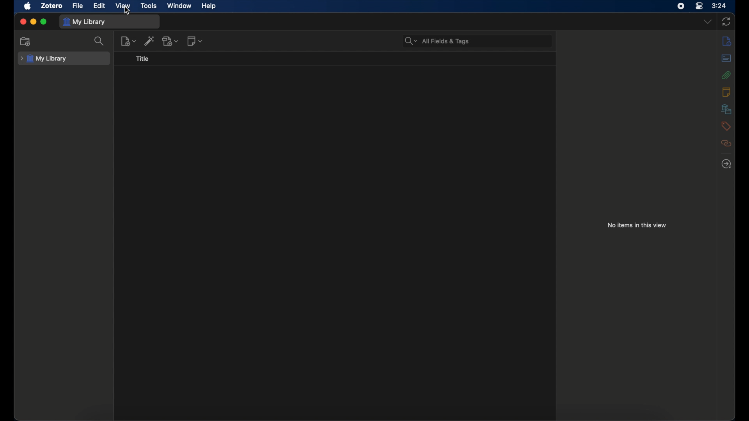  What do you see at coordinates (86, 22) in the screenshot?
I see `my library` at bounding box center [86, 22].